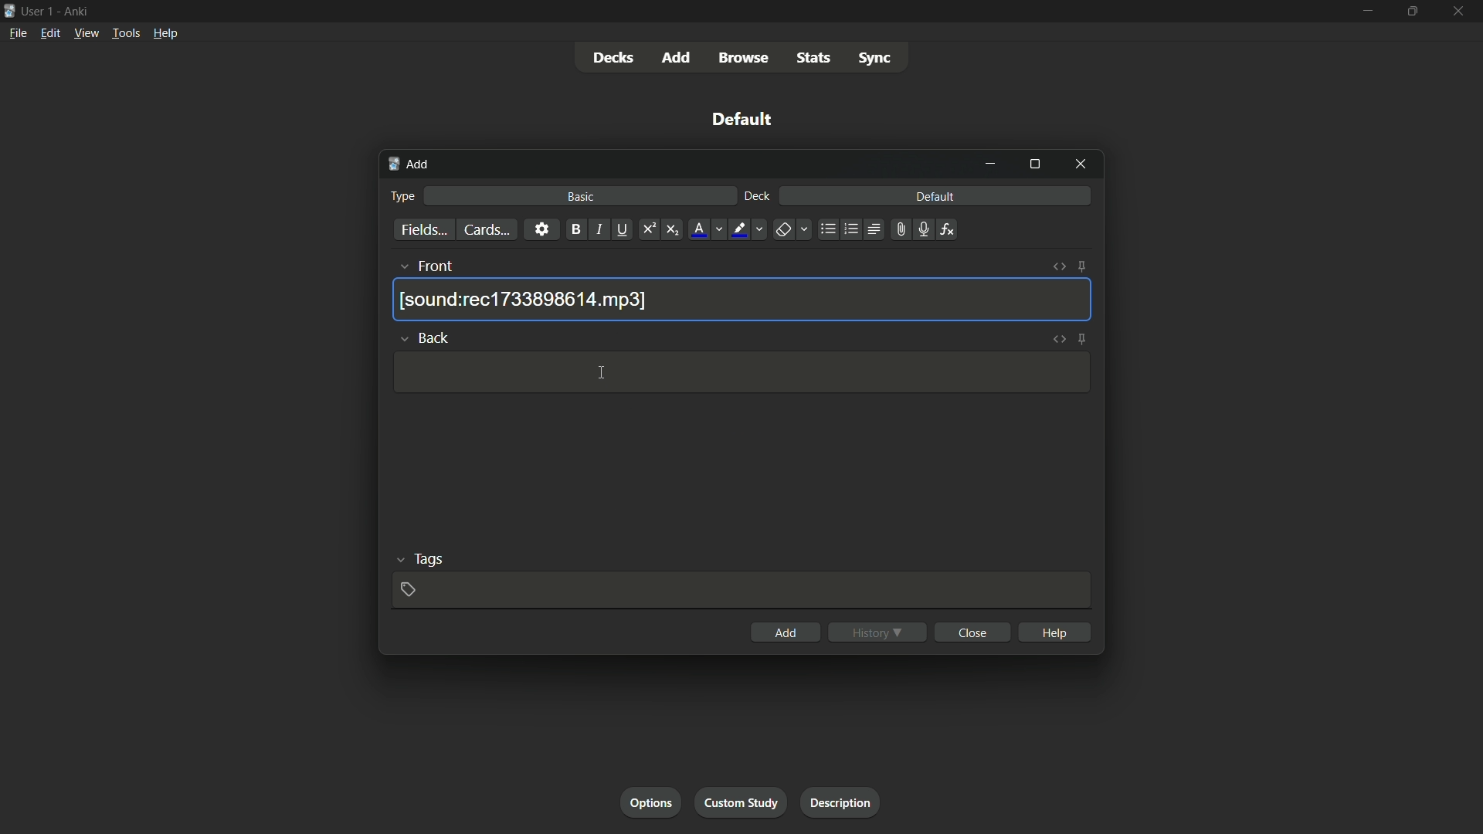  Describe the element at coordinates (39, 10) in the screenshot. I see `user 1` at that location.